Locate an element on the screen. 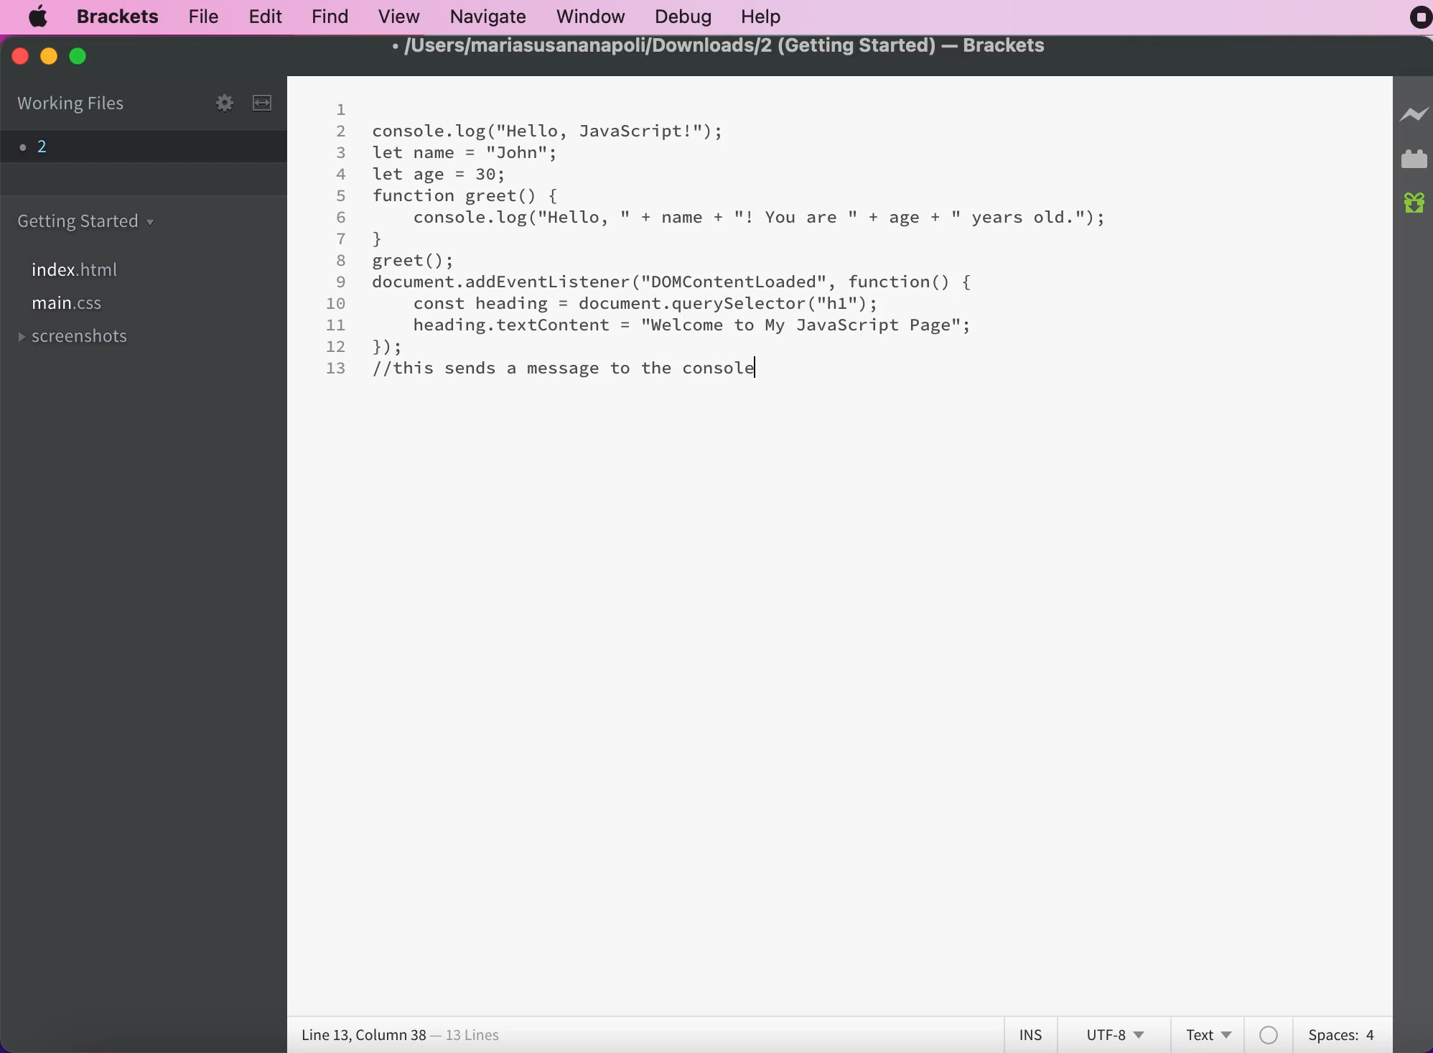 This screenshot has height=1053, width=1433. recording stopped is located at coordinates (1414, 20).